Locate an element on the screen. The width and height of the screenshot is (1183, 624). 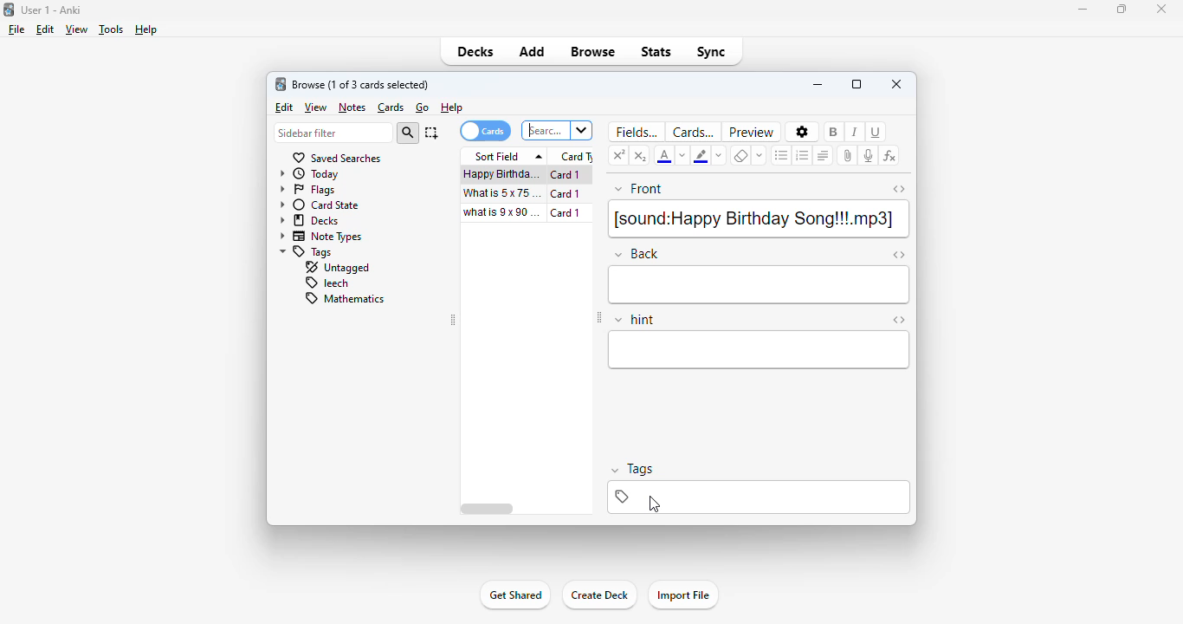
mathematics is located at coordinates (343, 298).